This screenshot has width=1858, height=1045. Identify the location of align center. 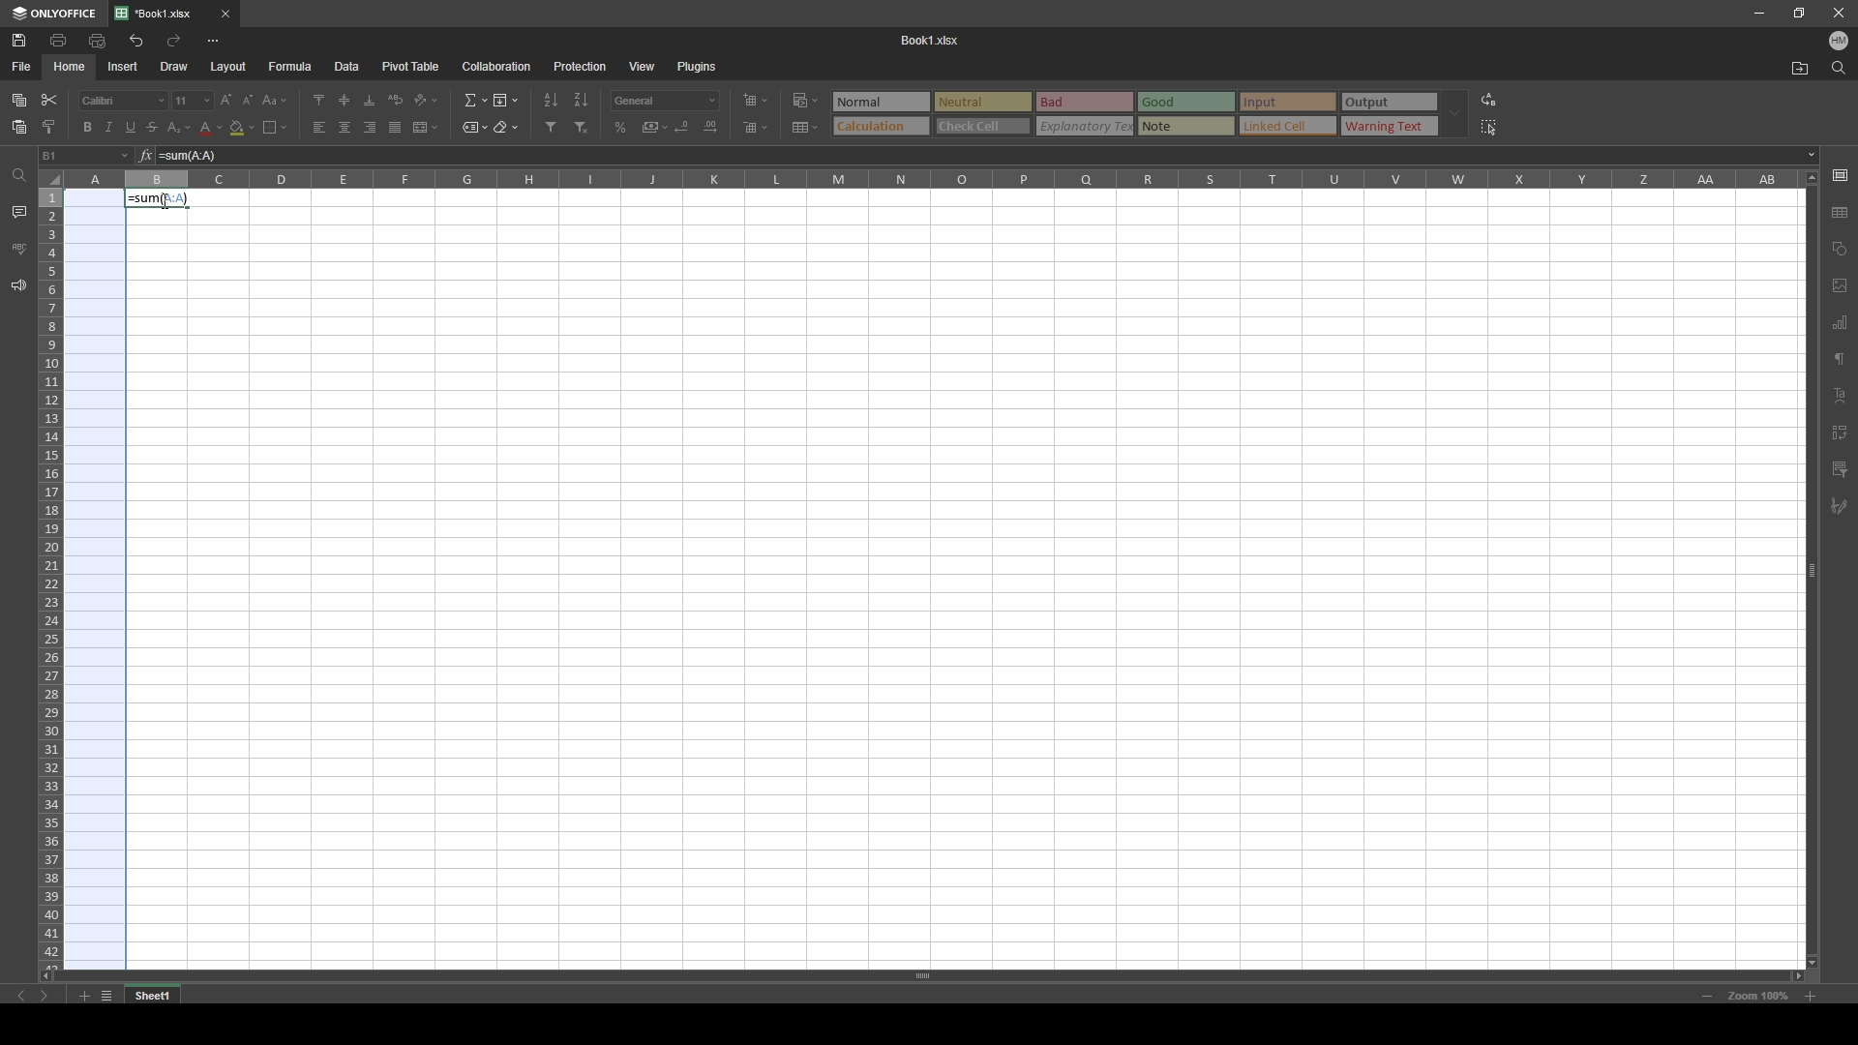
(345, 127).